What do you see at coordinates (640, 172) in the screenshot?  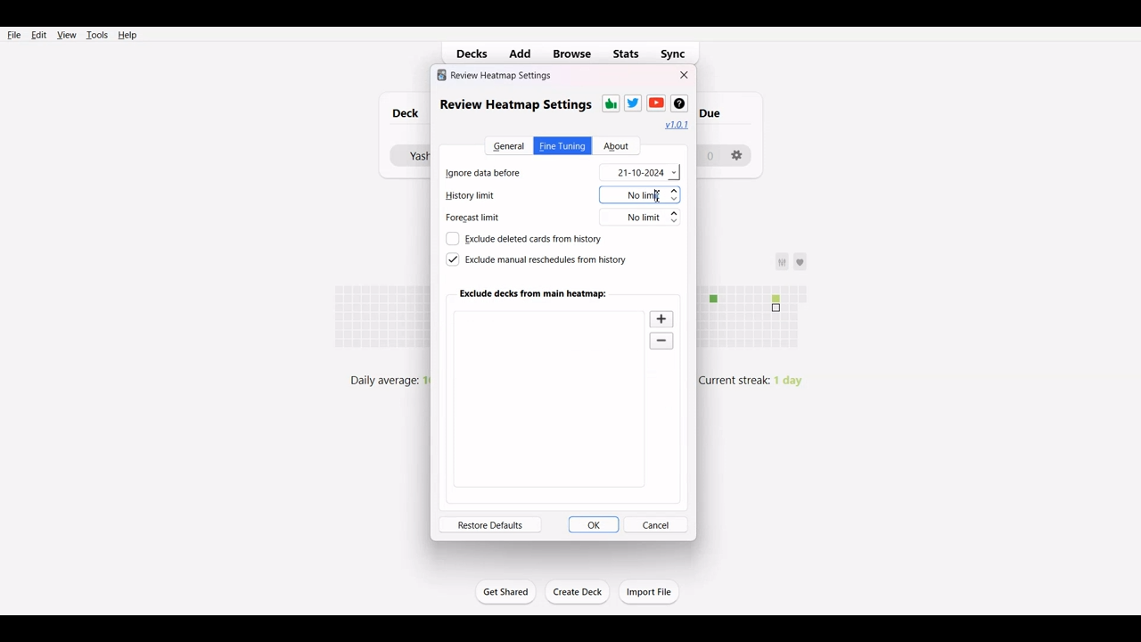 I see `21-10-2024 ` at bounding box center [640, 172].